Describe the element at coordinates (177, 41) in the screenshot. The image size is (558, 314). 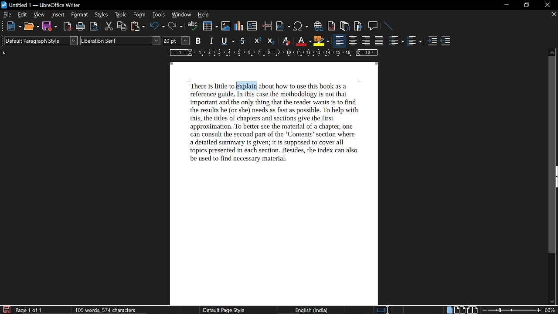
I see `font size` at that location.